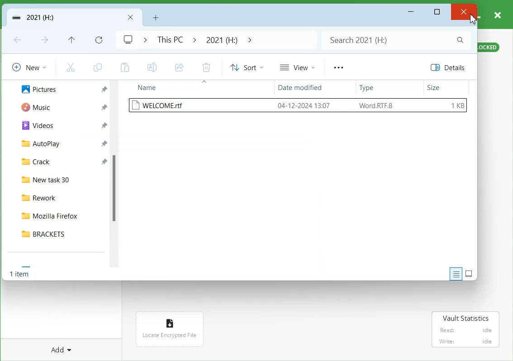 The image size is (513, 361). Describe the element at coordinates (303, 88) in the screenshot. I see `Date modified` at that location.